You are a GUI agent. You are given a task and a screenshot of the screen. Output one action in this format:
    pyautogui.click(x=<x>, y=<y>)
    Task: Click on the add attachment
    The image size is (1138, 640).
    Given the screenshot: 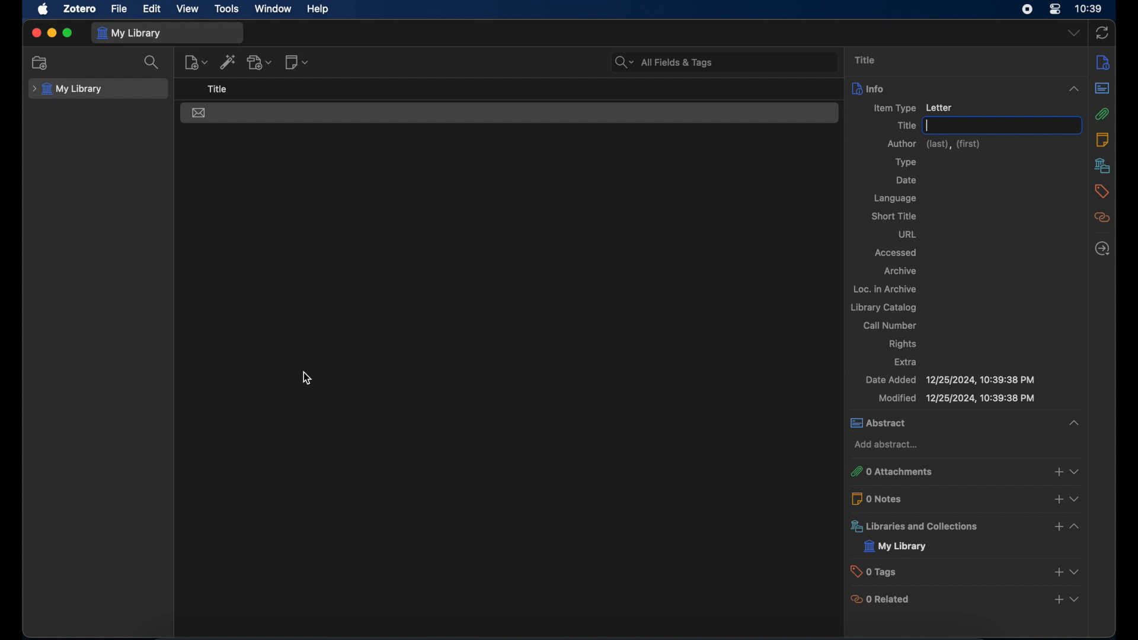 What is the action you would take?
    pyautogui.click(x=261, y=63)
    